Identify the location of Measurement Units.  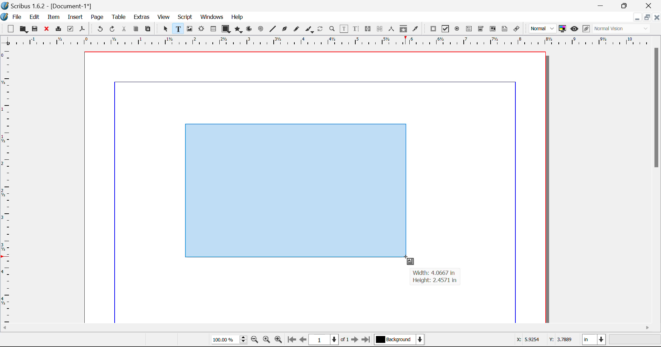
(595, 340).